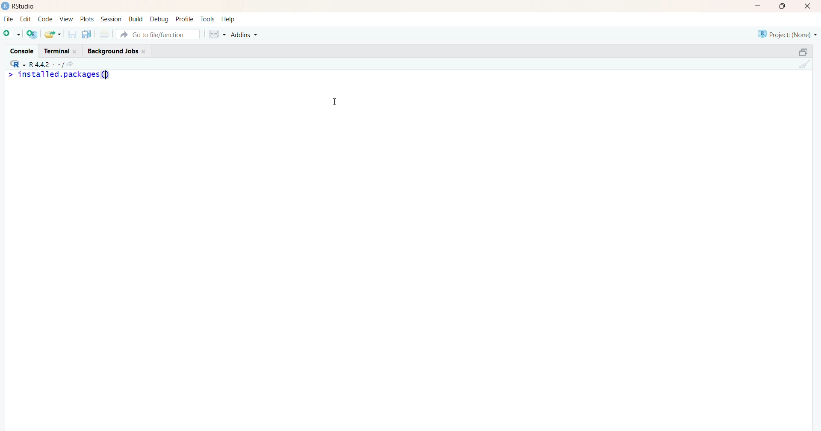 The width and height of the screenshot is (821, 431). Describe the element at coordinates (71, 65) in the screenshot. I see `view the current working directory` at that location.